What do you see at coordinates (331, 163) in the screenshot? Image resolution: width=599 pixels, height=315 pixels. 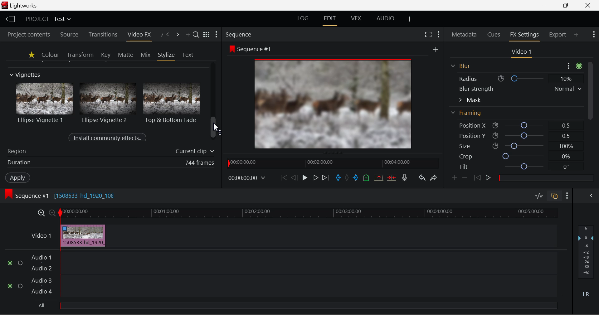 I see `Project Timeline Navigator` at bounding box center [331, 163].